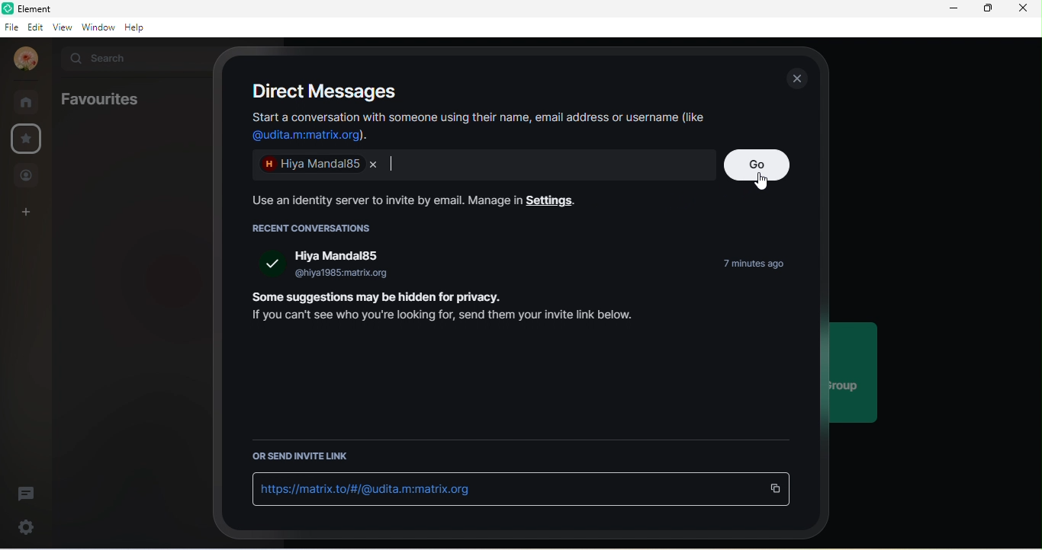  What do you see at coordinates (984, 8) in the screenshot?
I see `maximize` at bounding box center [984, 8].